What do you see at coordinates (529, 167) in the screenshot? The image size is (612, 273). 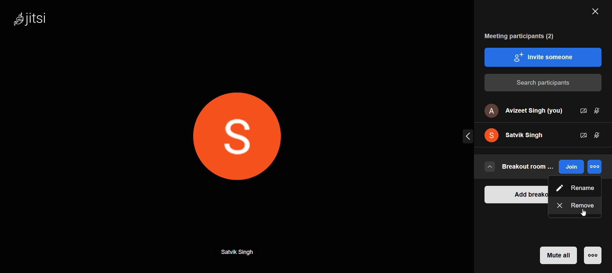 I see `breakout room` at bounding box center [529, 167].